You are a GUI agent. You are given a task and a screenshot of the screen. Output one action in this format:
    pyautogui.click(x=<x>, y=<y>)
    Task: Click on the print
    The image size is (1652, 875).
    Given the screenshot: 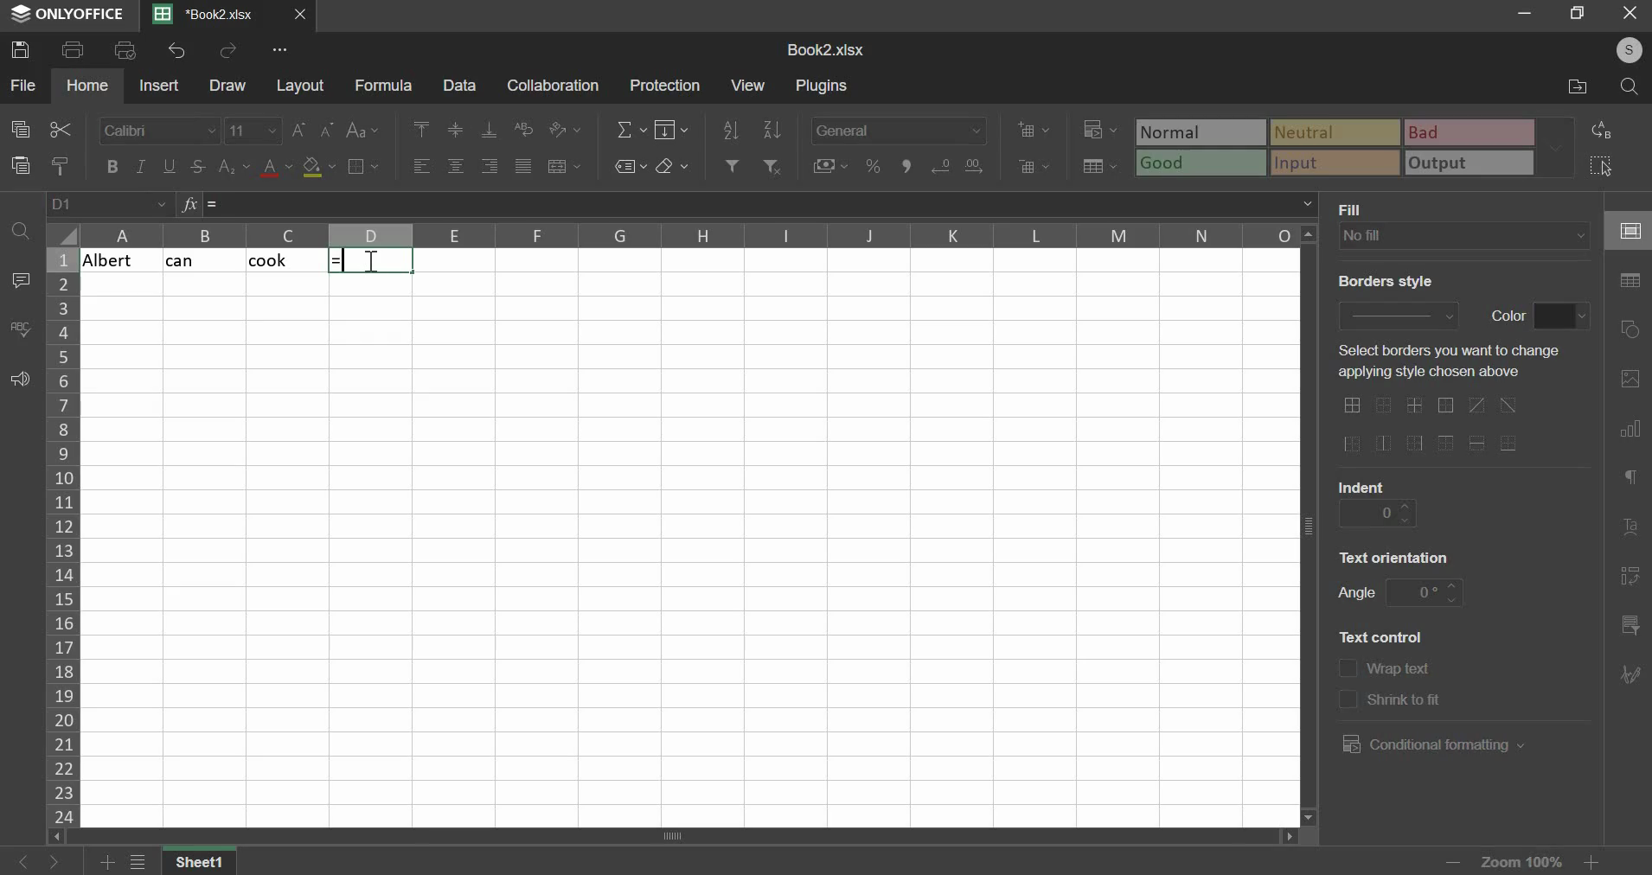 What is the action you would take?
    pyautogui.click(x=74, y=50)
    